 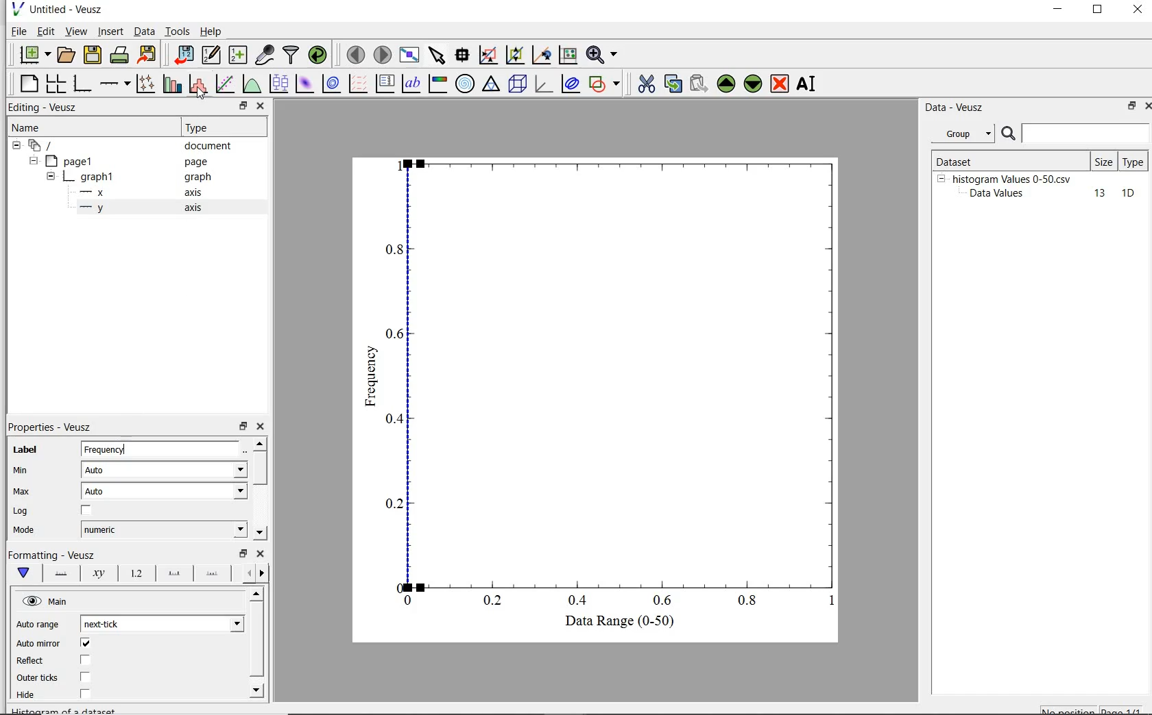 What do you see at coordinates (259, 443) in the screenshot?
I see `move up` at bounding box center [259, 443].